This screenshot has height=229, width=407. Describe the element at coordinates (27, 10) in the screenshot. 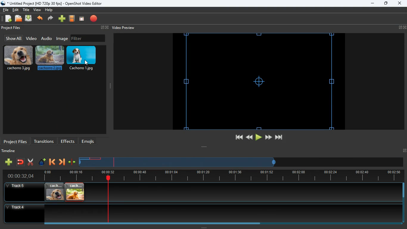

I see `title` at that location.